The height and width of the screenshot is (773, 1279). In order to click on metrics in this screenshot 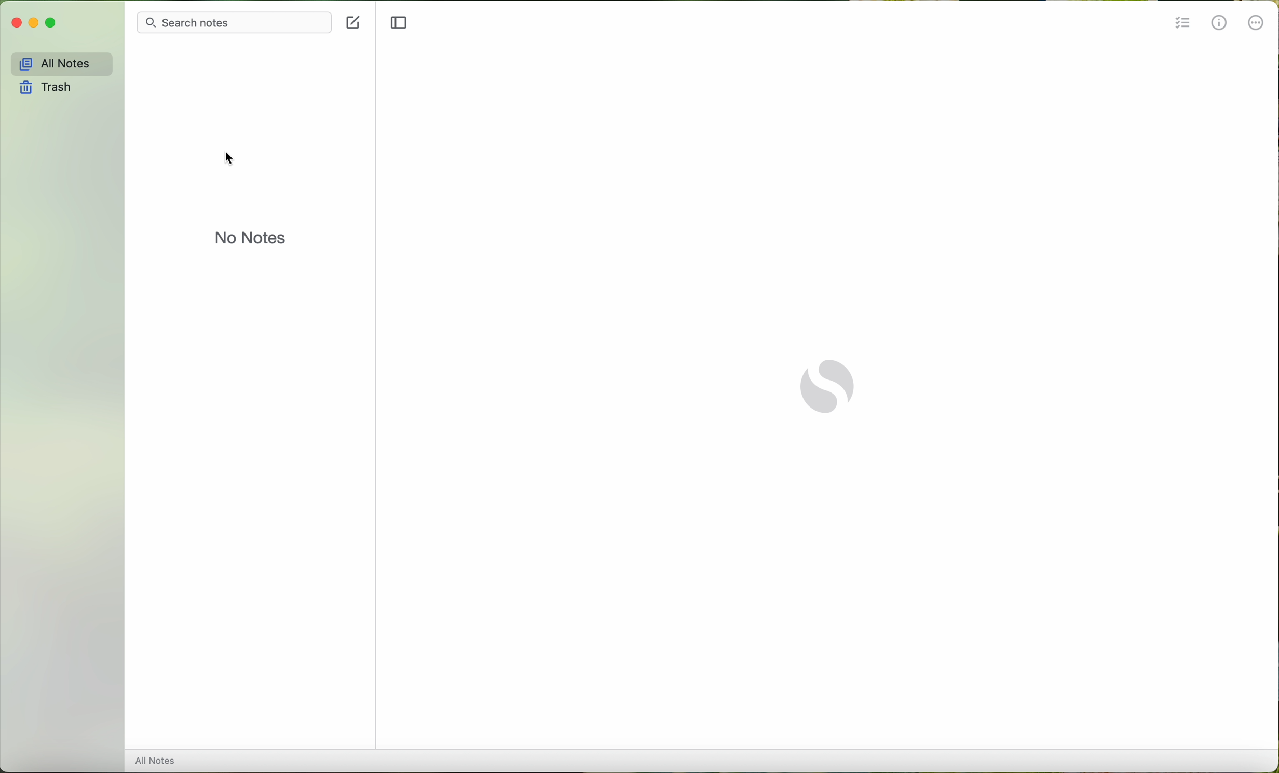, I will do `click(1220, 22)`.